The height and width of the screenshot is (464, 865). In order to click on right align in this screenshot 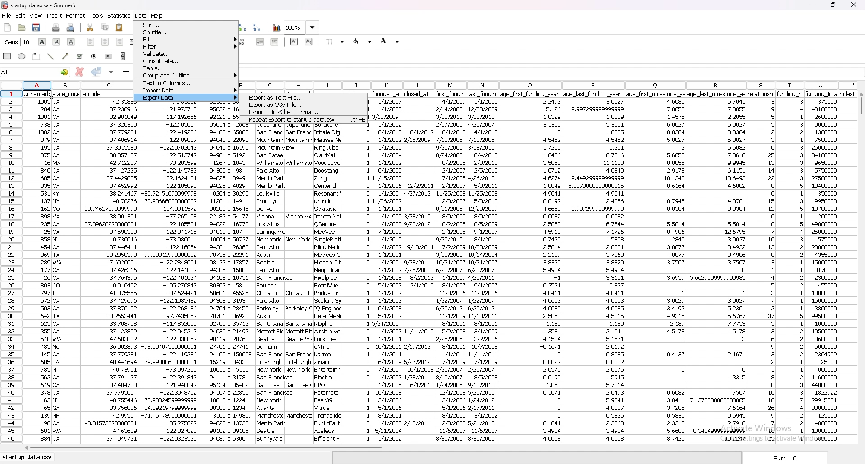, I will do `click(120, 42)`.